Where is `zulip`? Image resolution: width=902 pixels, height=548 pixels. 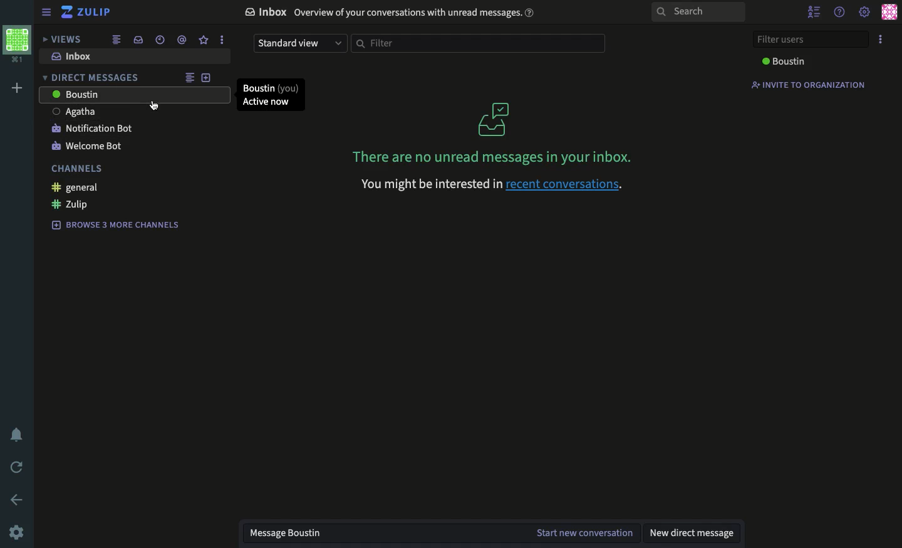
zulip is located at coordinates (86, 12).